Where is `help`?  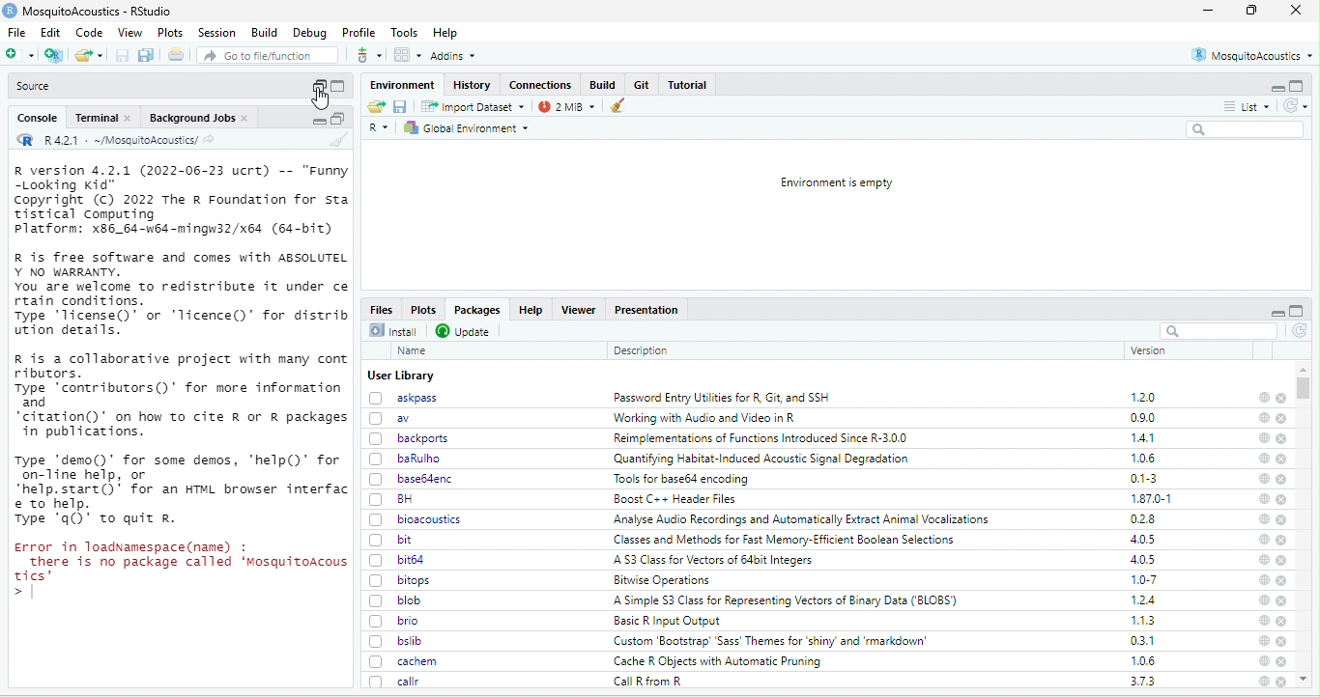
help is located at coordinates (1262, 539).